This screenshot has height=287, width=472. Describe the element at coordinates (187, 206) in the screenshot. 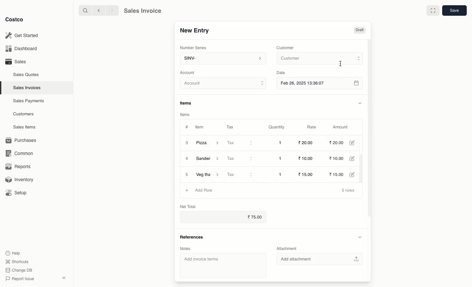

I see `Net Total` at that location.